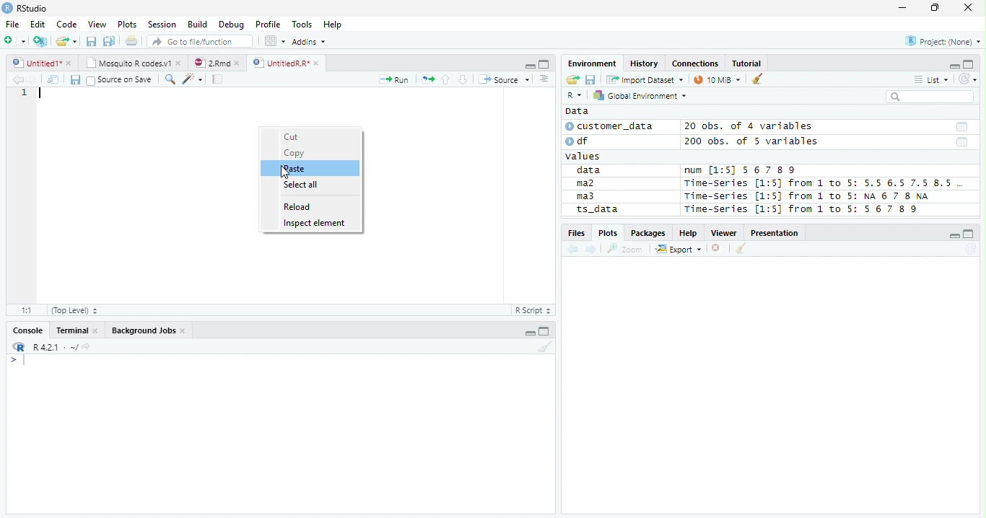  I want to click on Go to file/function, so click(198, 42).